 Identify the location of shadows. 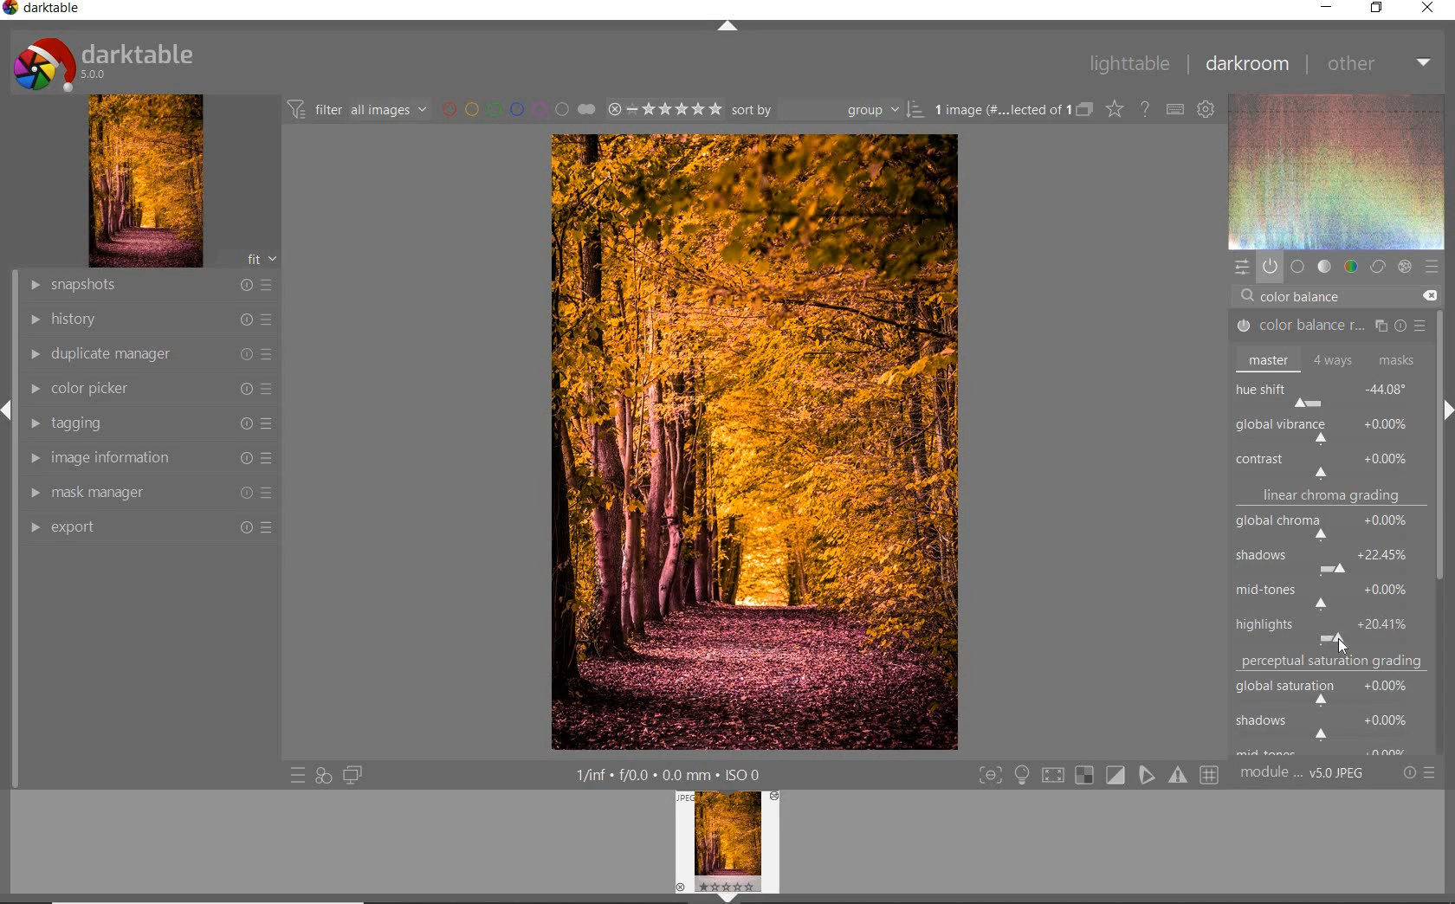
(1329, 725).